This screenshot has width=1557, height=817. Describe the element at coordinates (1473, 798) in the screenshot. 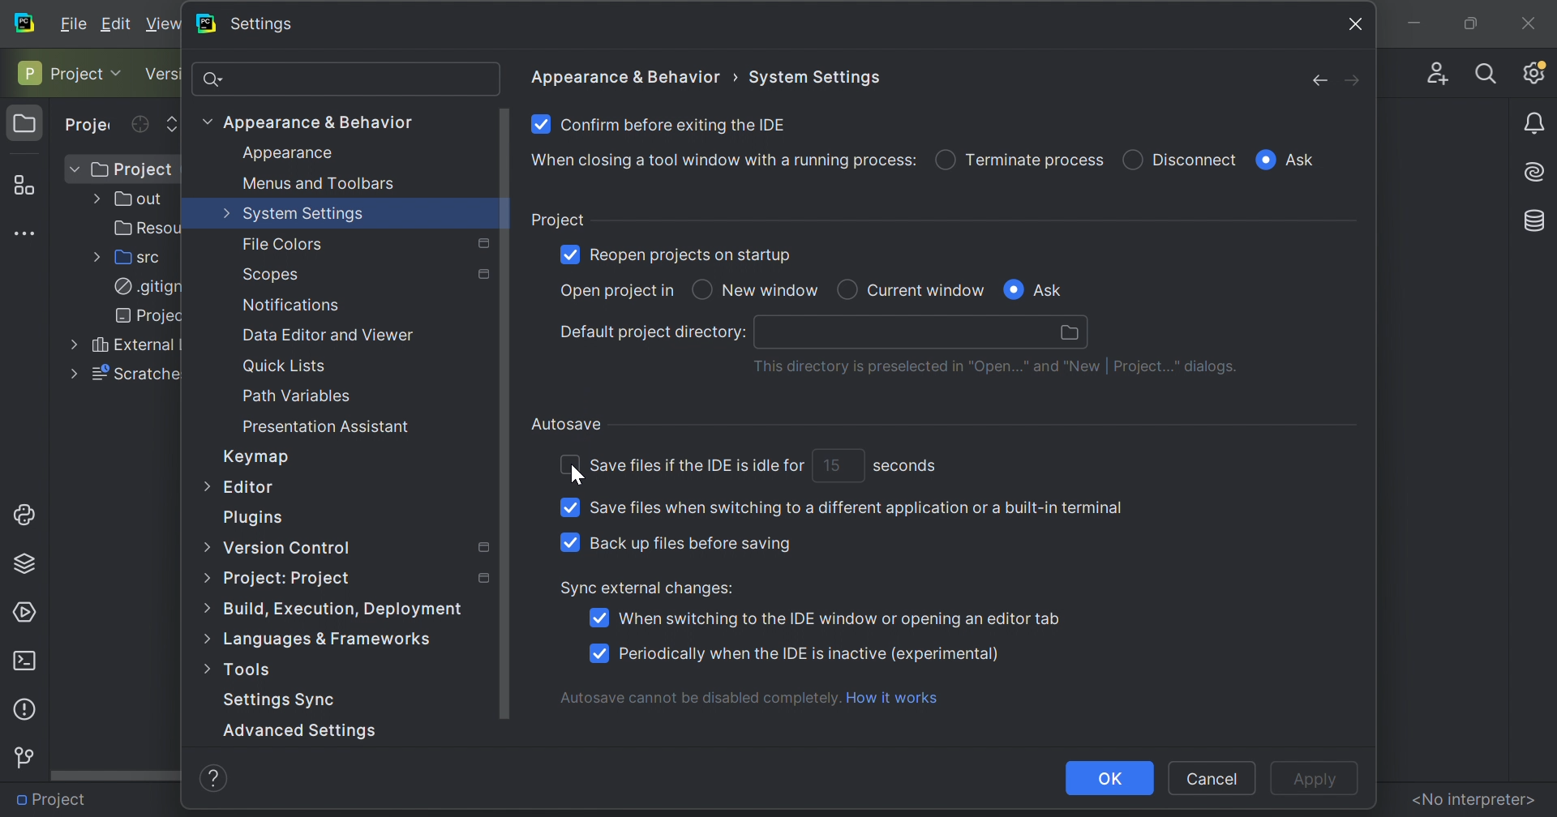

I see `<No interpreter>` at that location.